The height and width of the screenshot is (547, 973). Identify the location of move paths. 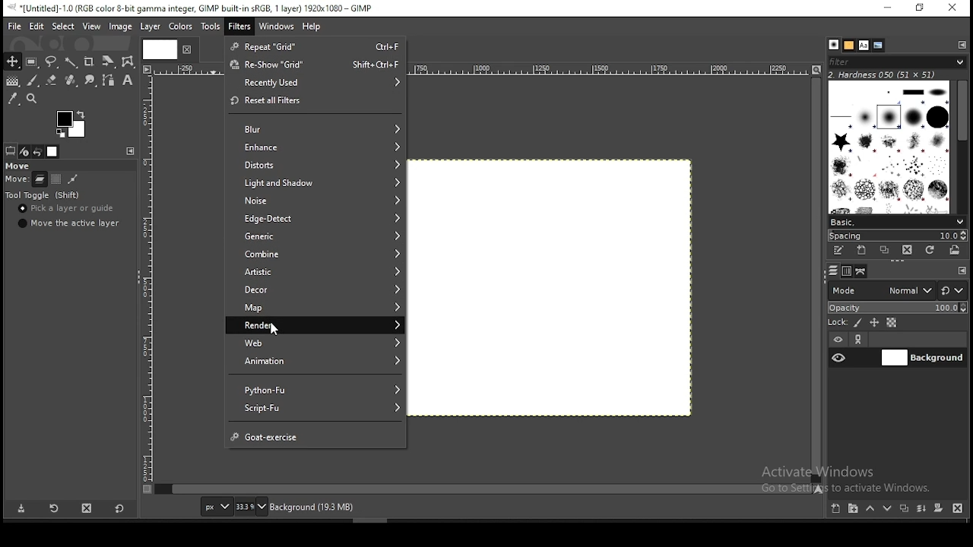
(72, 180).